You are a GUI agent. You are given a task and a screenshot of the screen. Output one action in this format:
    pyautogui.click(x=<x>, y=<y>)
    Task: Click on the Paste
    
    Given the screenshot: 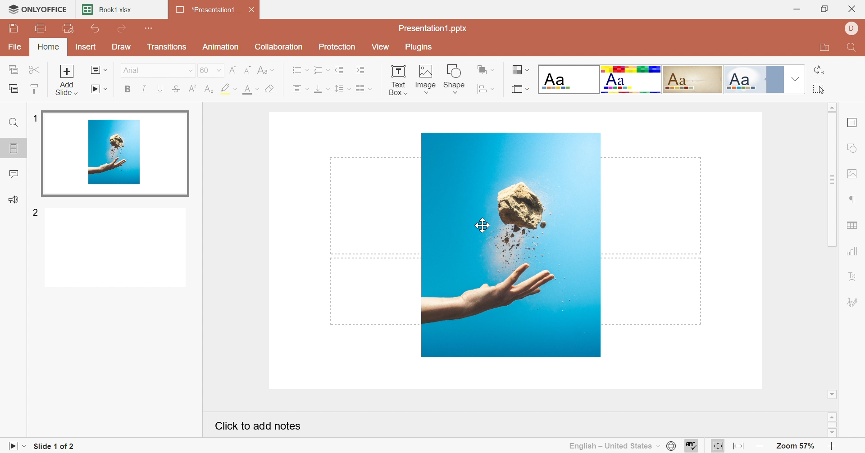 What is the action you would take?
    pyautogui.click(x=13, y=88)
    